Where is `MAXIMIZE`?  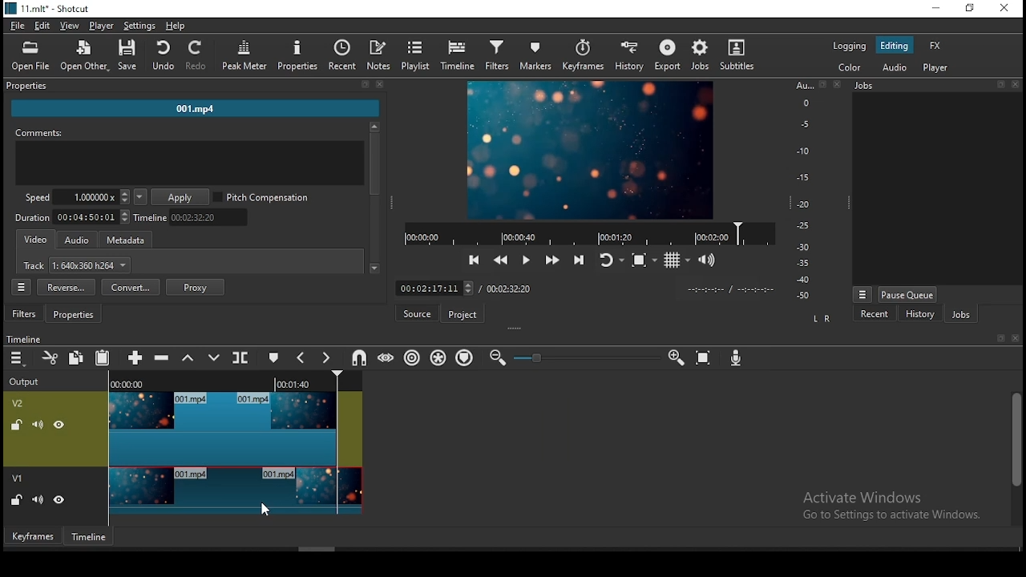 MAXIMIZE is located at coordinates (998, 337).